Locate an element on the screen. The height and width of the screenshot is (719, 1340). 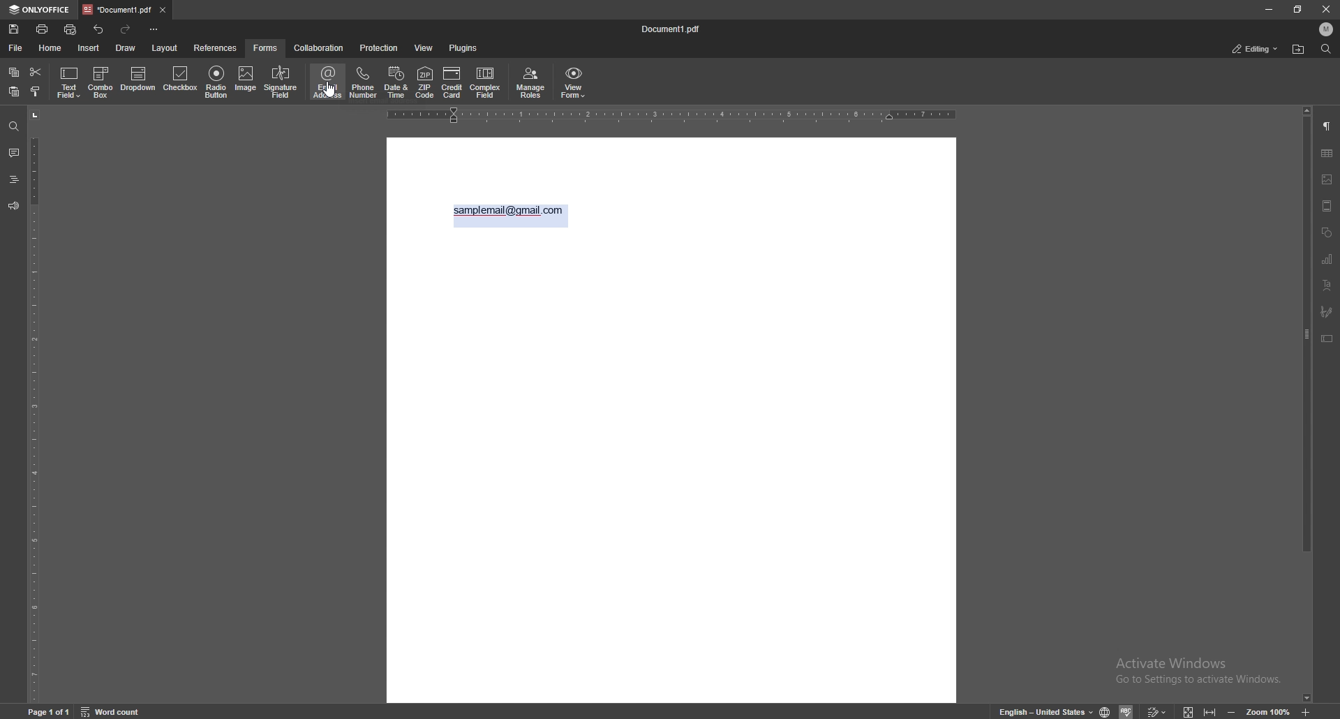
fit to screen is located at coordinates (1191, 711).